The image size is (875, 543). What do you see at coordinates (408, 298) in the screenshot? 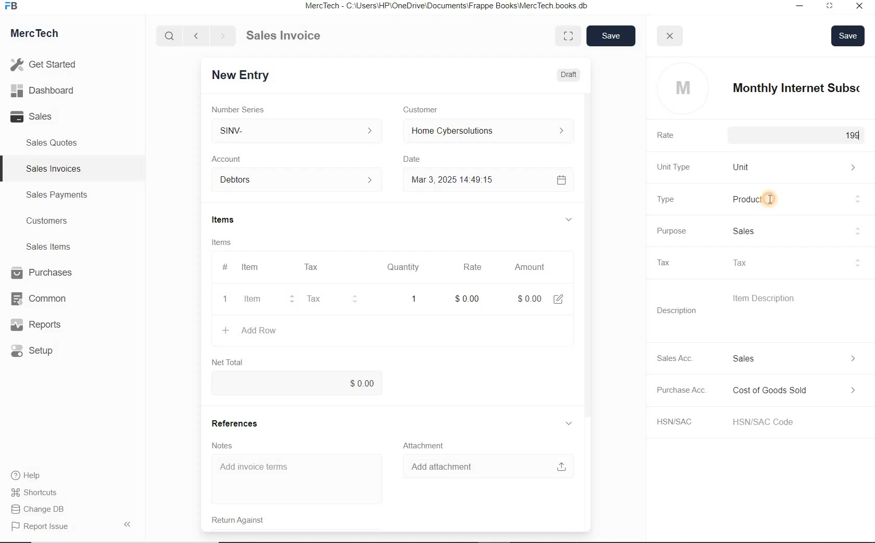
I see `quatity: 1` at bounding box center [408, 298].